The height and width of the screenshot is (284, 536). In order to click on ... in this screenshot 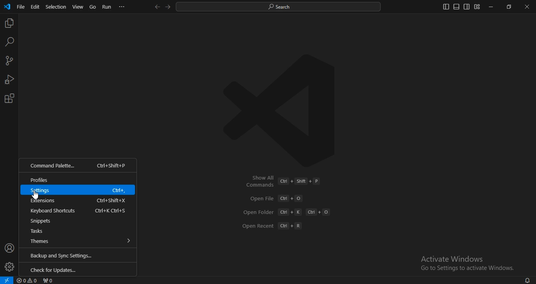, I will do `click(122, 7)`.